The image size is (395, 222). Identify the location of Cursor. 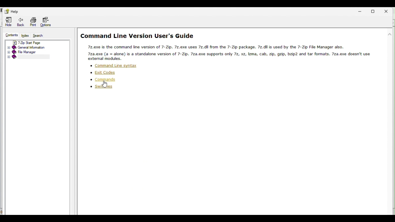
(106, 85).